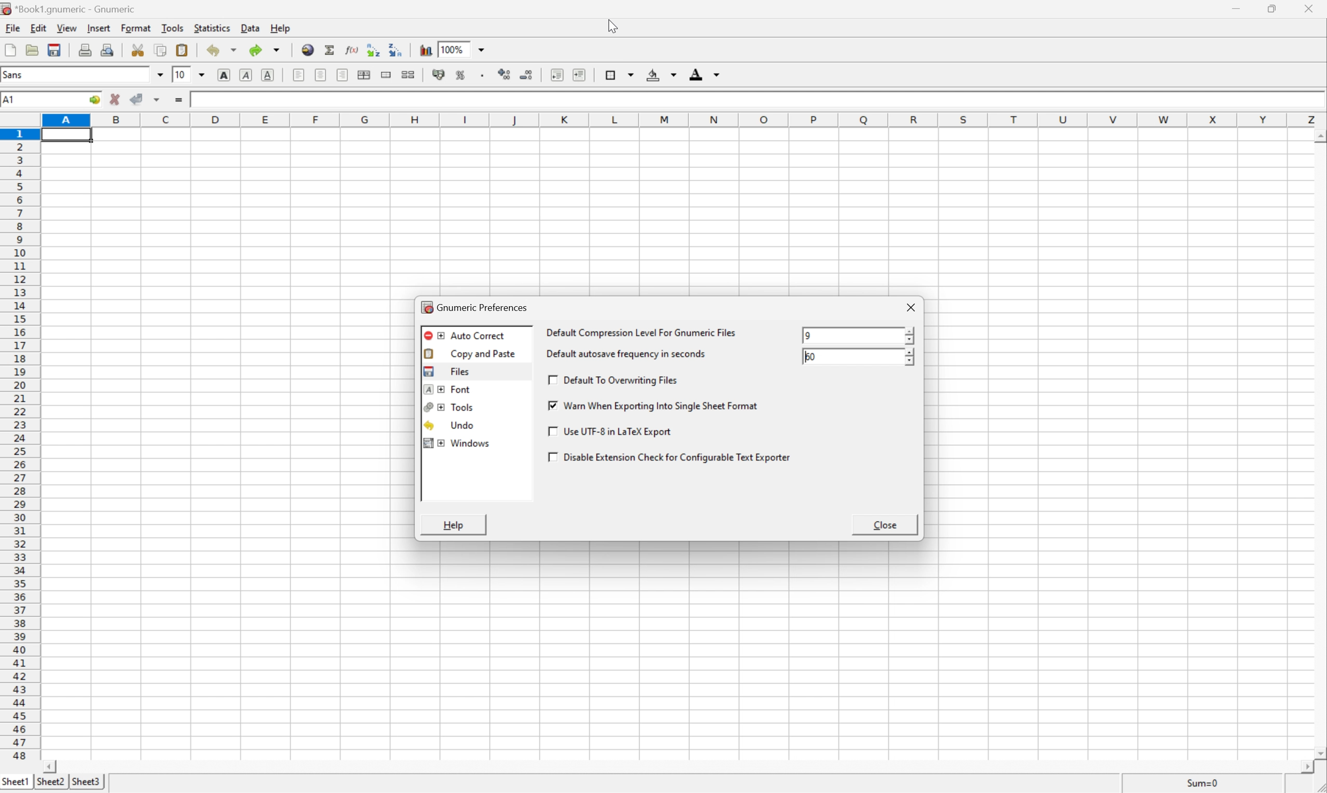 Image resolution: width=1327 pixels, height=793 pixels. What do you see at coordinates (115, 98) in the screenshot?
I see `cancel selection` at bounding box center [115, 98].